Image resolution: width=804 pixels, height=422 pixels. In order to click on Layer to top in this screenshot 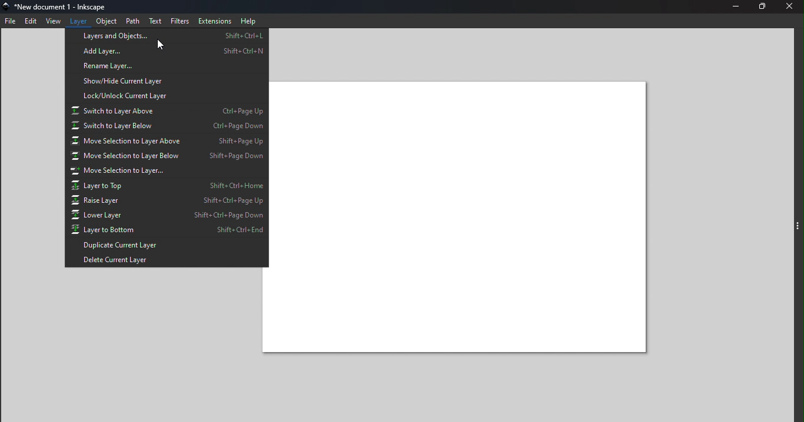, I will do `click(165, 186)`.